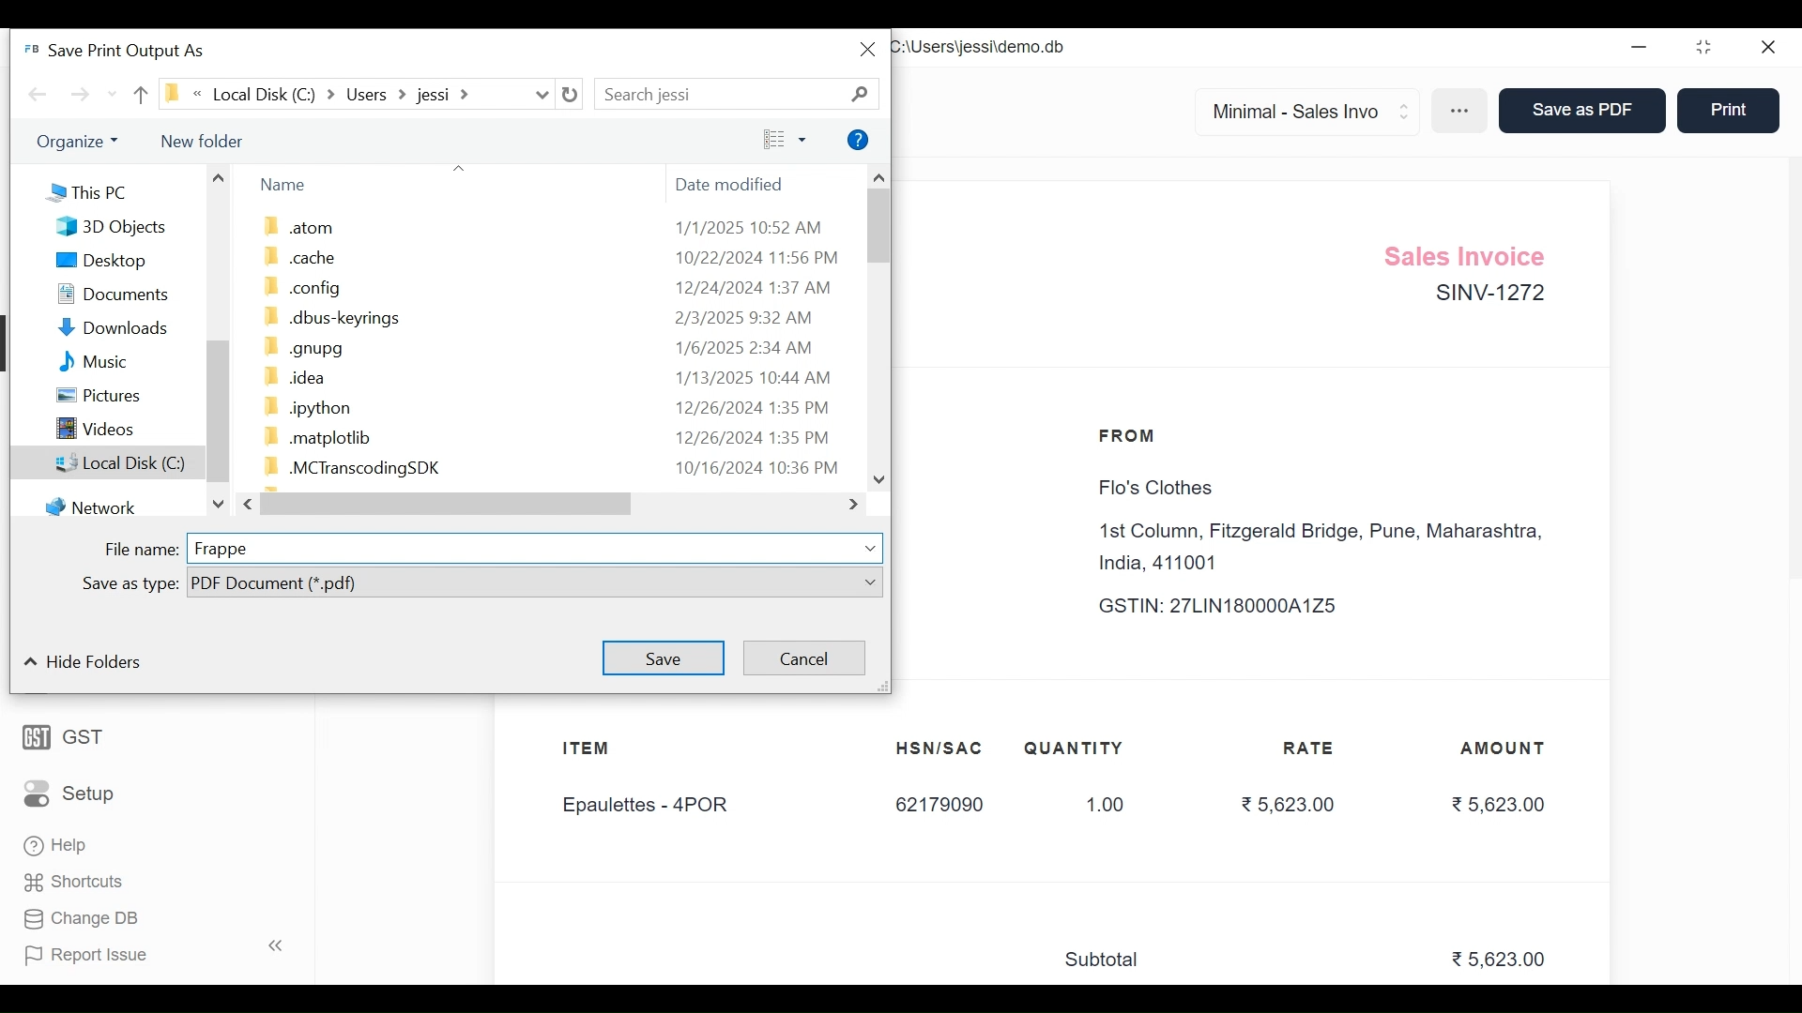 Image resolution: width=1802 pixels, height=1013 pixels. Describe the element at coordinates (572, 96) in the screenshot. I see `Refresh` at that location.